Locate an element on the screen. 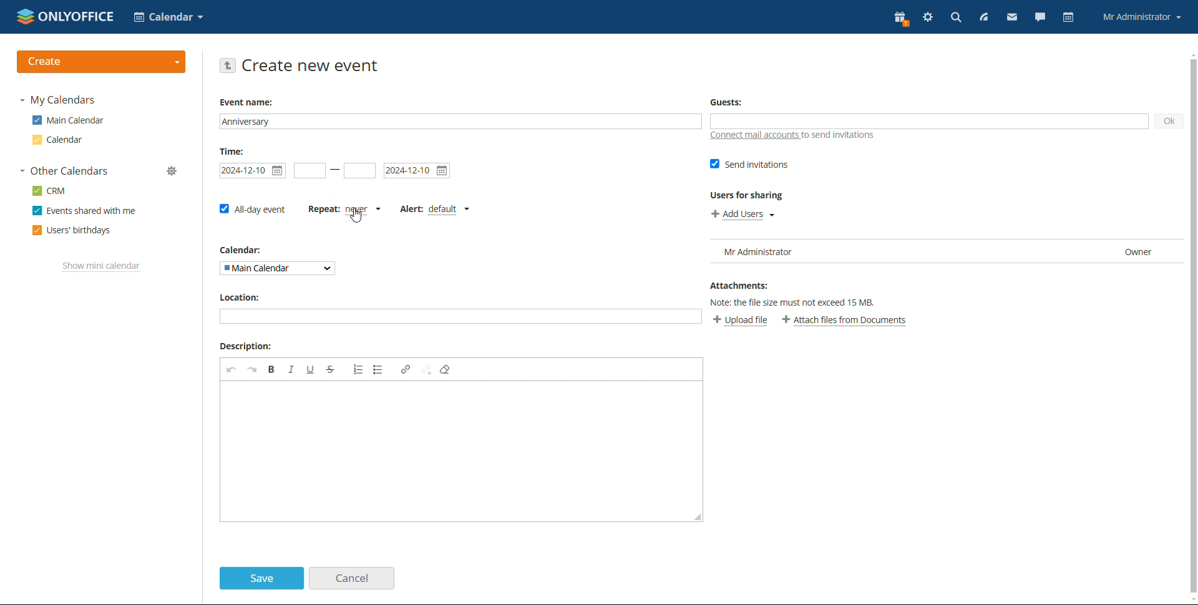 The image size is (1198, 605). Calendar: is located at coordinates (236, 249).